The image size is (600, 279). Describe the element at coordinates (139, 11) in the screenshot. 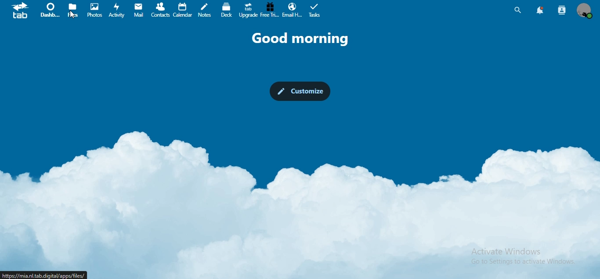

I see `mail` at that location.